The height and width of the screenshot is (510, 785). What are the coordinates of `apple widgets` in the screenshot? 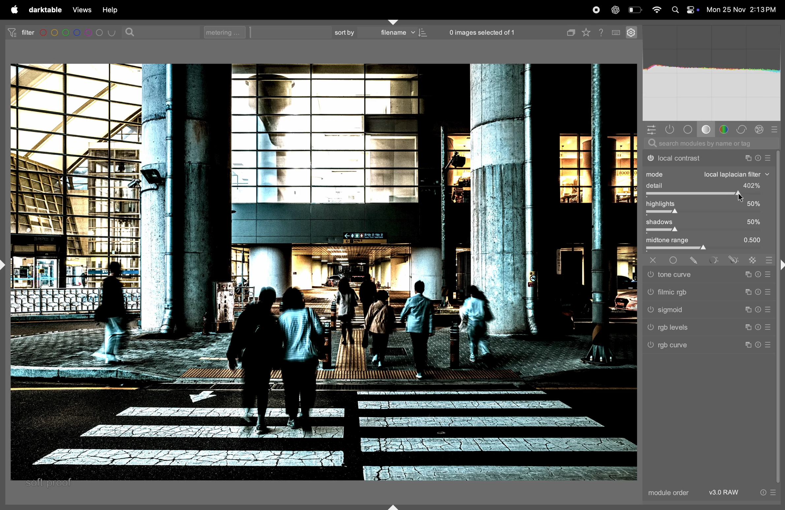 It's located at (693, 10).